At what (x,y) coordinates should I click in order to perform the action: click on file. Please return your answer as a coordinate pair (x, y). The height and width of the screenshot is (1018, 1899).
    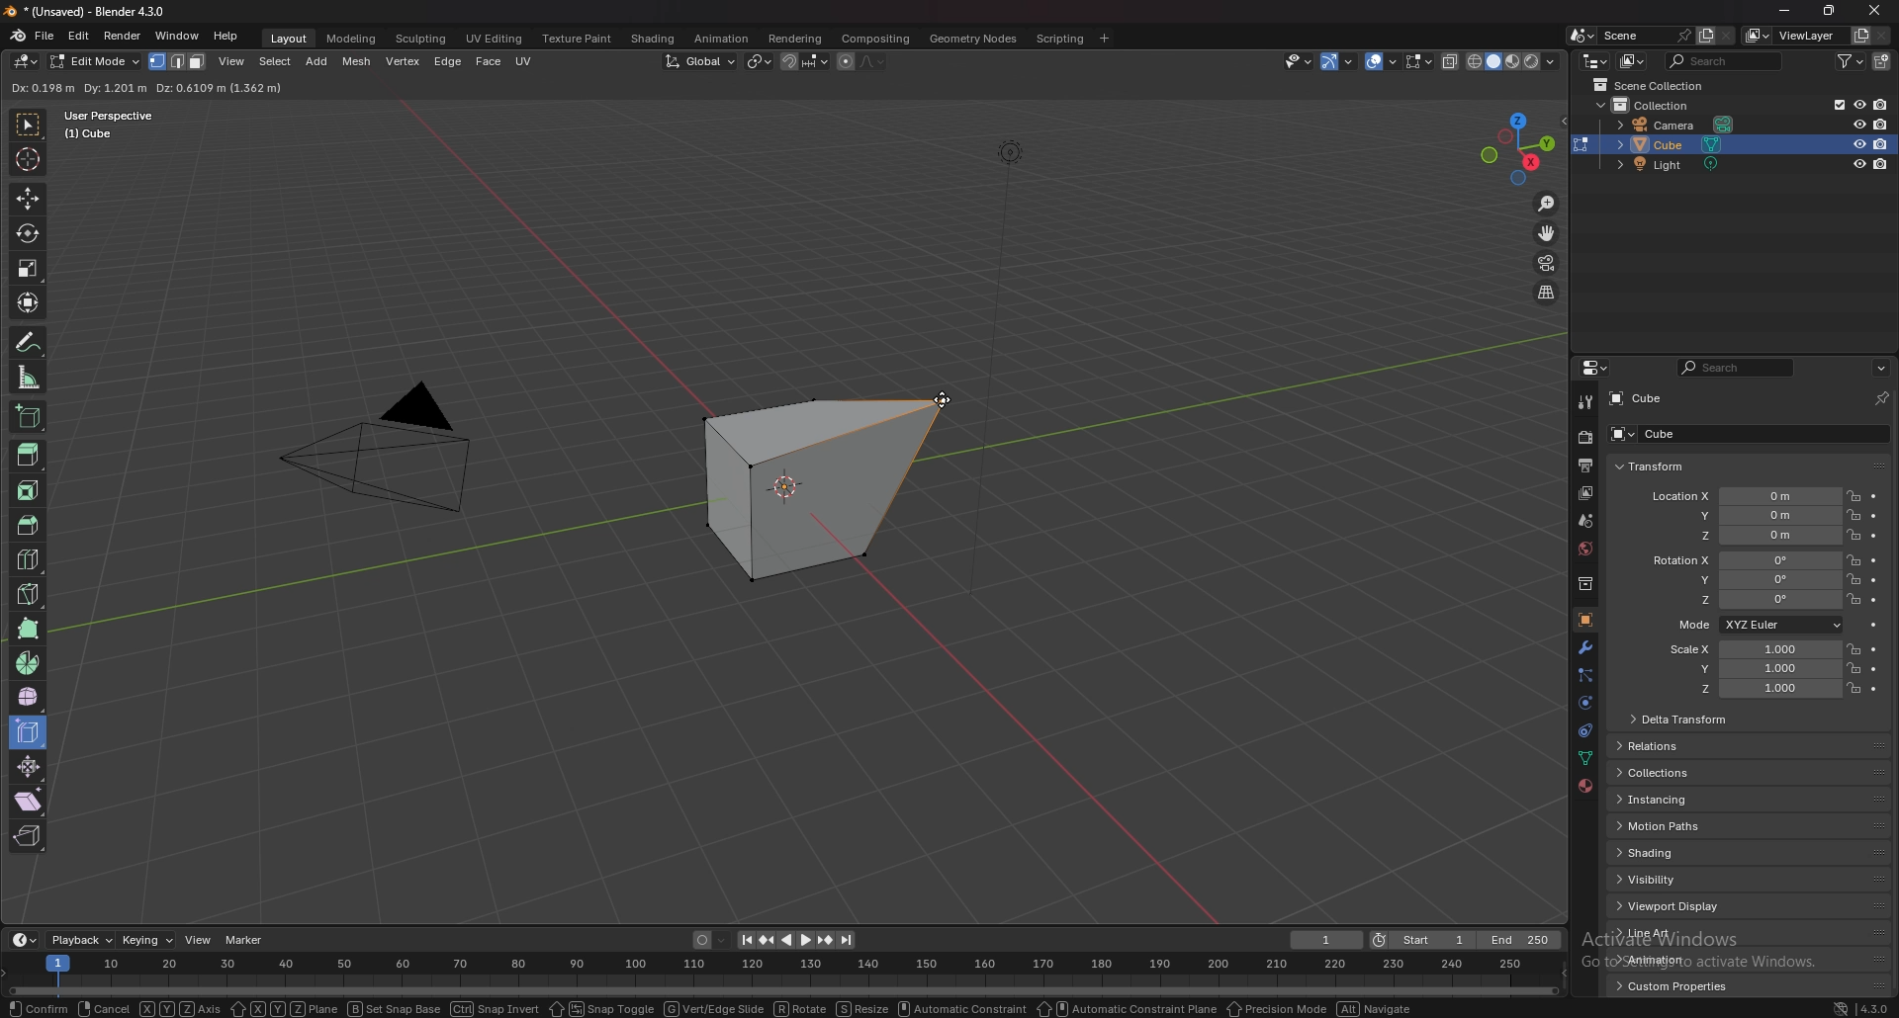
    Looking at the image, I should click on (45, 36).